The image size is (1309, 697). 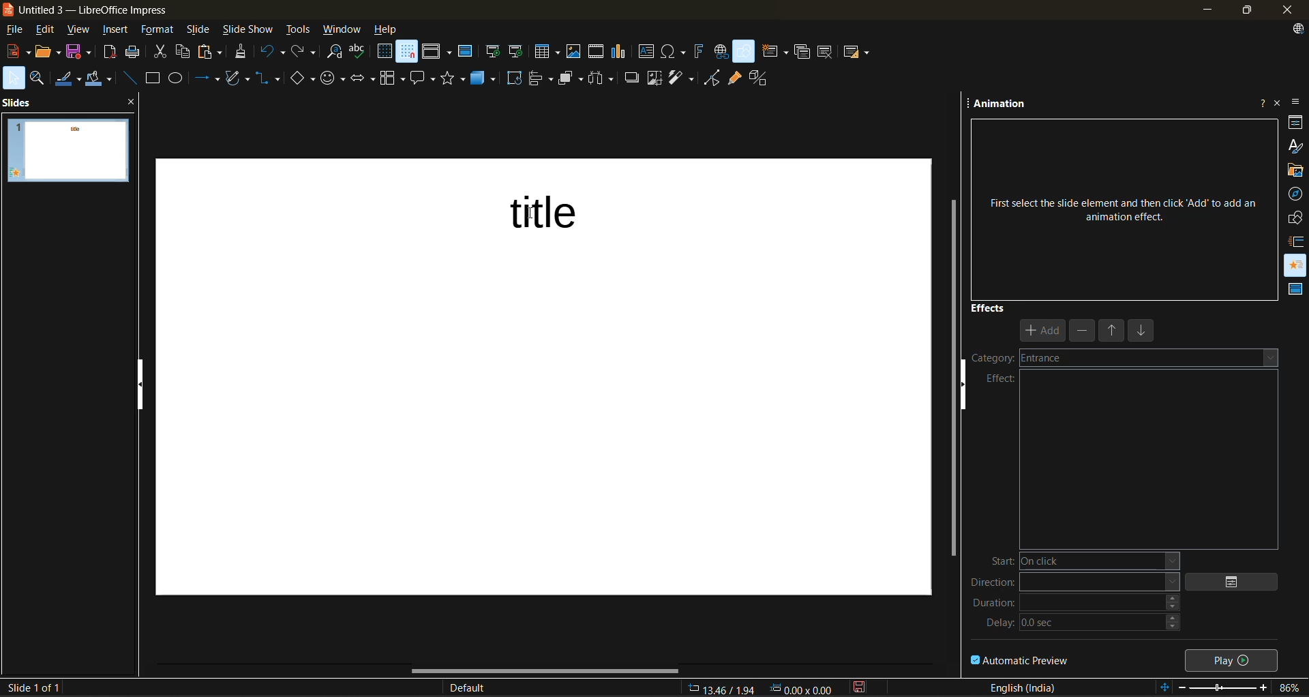 I want to click on hide, so click(x=969, y=392).